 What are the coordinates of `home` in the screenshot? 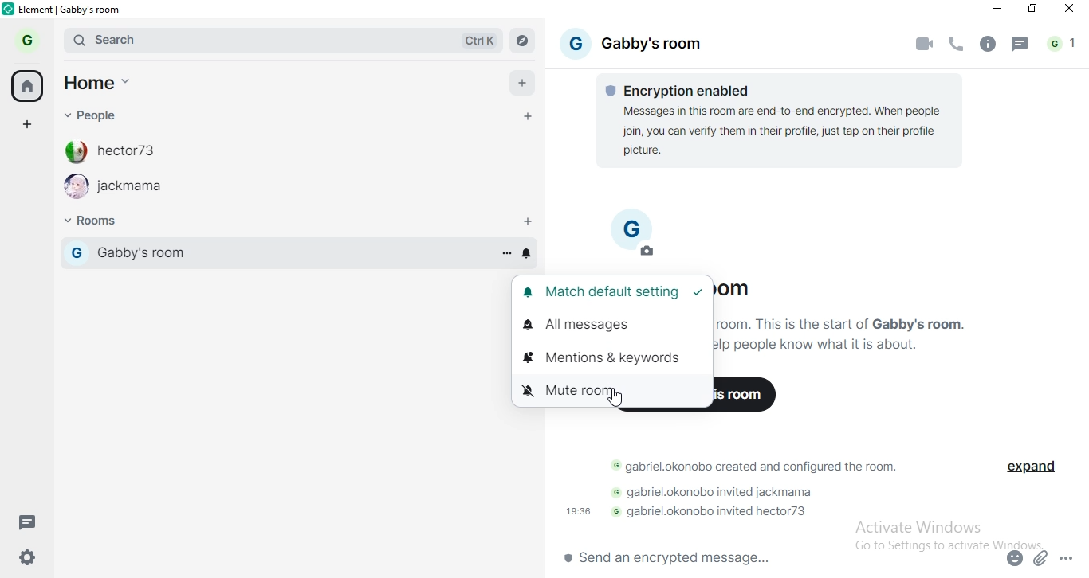 It's located at (96, 84).